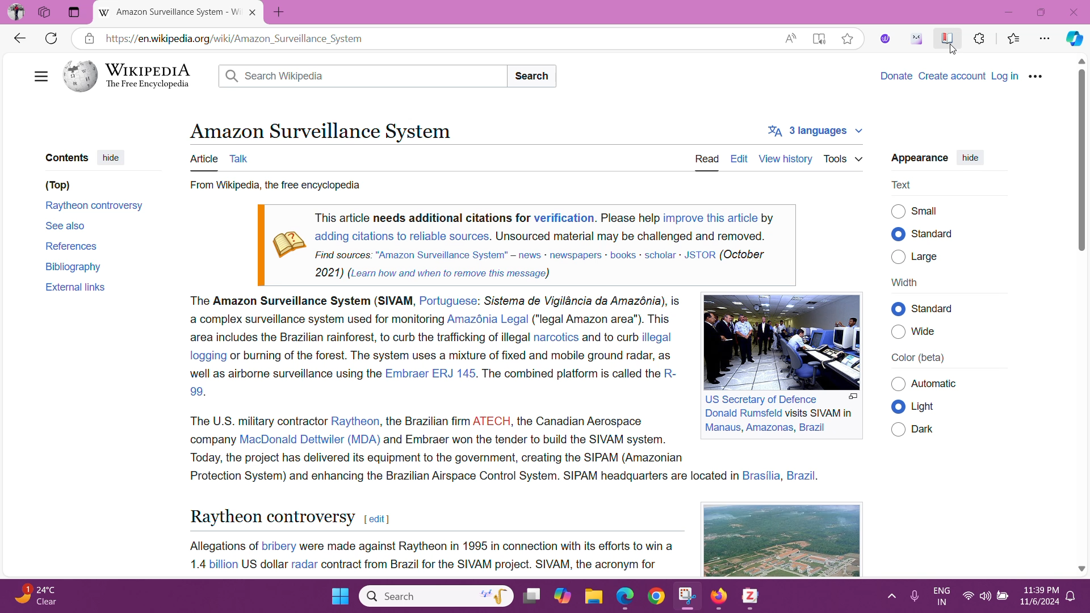 Image resolution: width=1090 pixels, height=613 pixels. What do you see at coordinates (1009, 11) in the screenshot?
I see `Minimize` at bounding box center [1009, 11].